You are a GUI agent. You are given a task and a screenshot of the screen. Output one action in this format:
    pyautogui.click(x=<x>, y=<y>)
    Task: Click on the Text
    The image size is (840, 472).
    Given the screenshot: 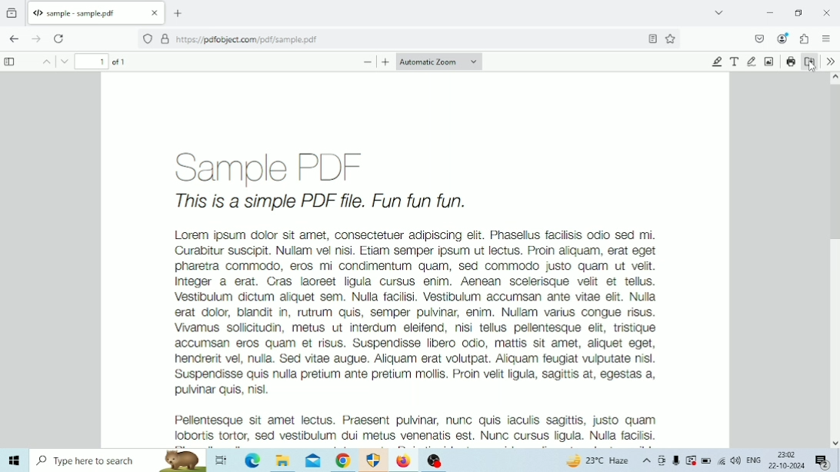 What is the action you would take?
    pyautogui.click(x=735, y=61)
    